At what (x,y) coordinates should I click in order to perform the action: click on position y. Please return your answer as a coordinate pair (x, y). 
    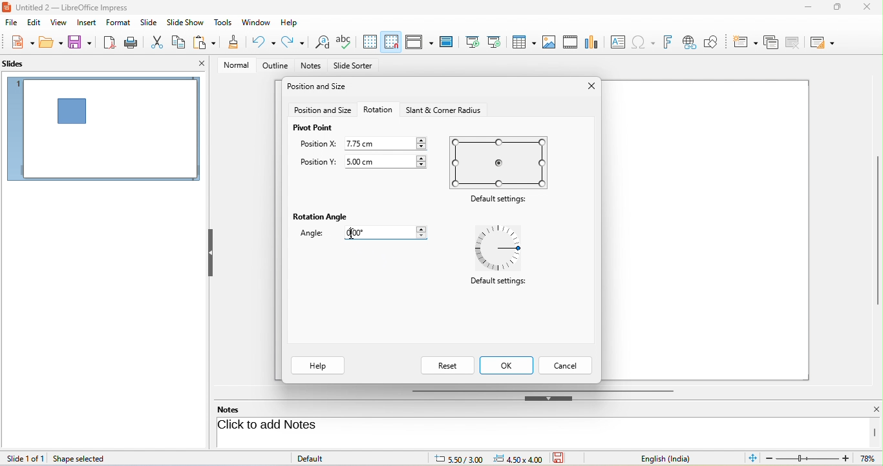
    Looking at the image, I should click on (317, 163).